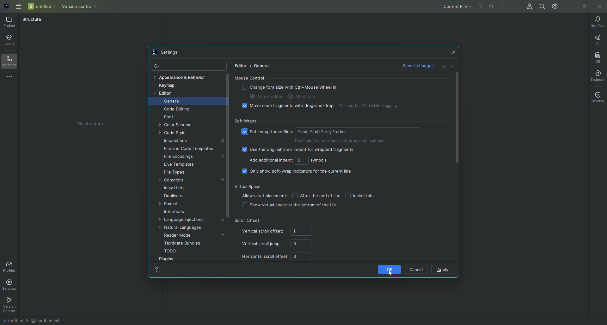 The width and height of the screenshot is (607, 325). What do you see at coordinates (416, 269) in the screenshot?
I see `Cancel` at bounding box center [416, 269].